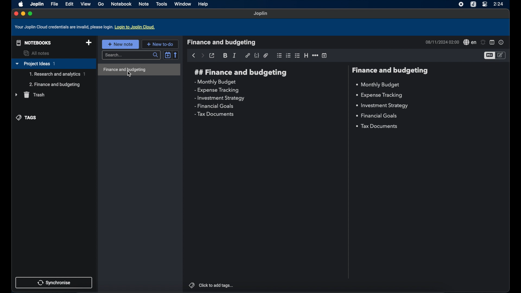  What do you see at coordinates (37, 53) in the screenshot?
I see `all notes` at bounding box center [37, 53].